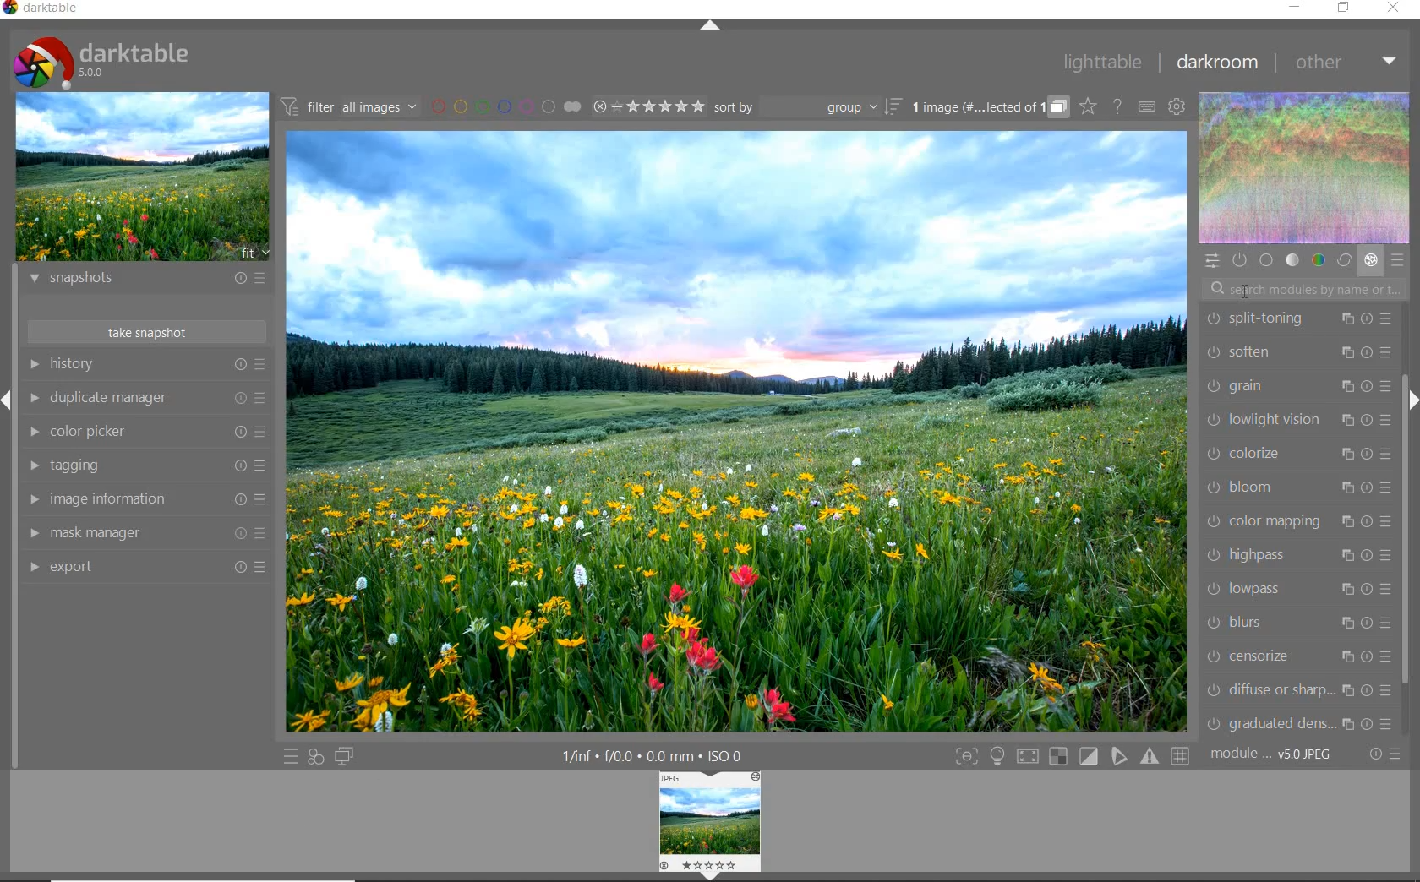  Describe the element at coordinates (713, 26) in the screenshot. I see `expand/collapse` at that location.